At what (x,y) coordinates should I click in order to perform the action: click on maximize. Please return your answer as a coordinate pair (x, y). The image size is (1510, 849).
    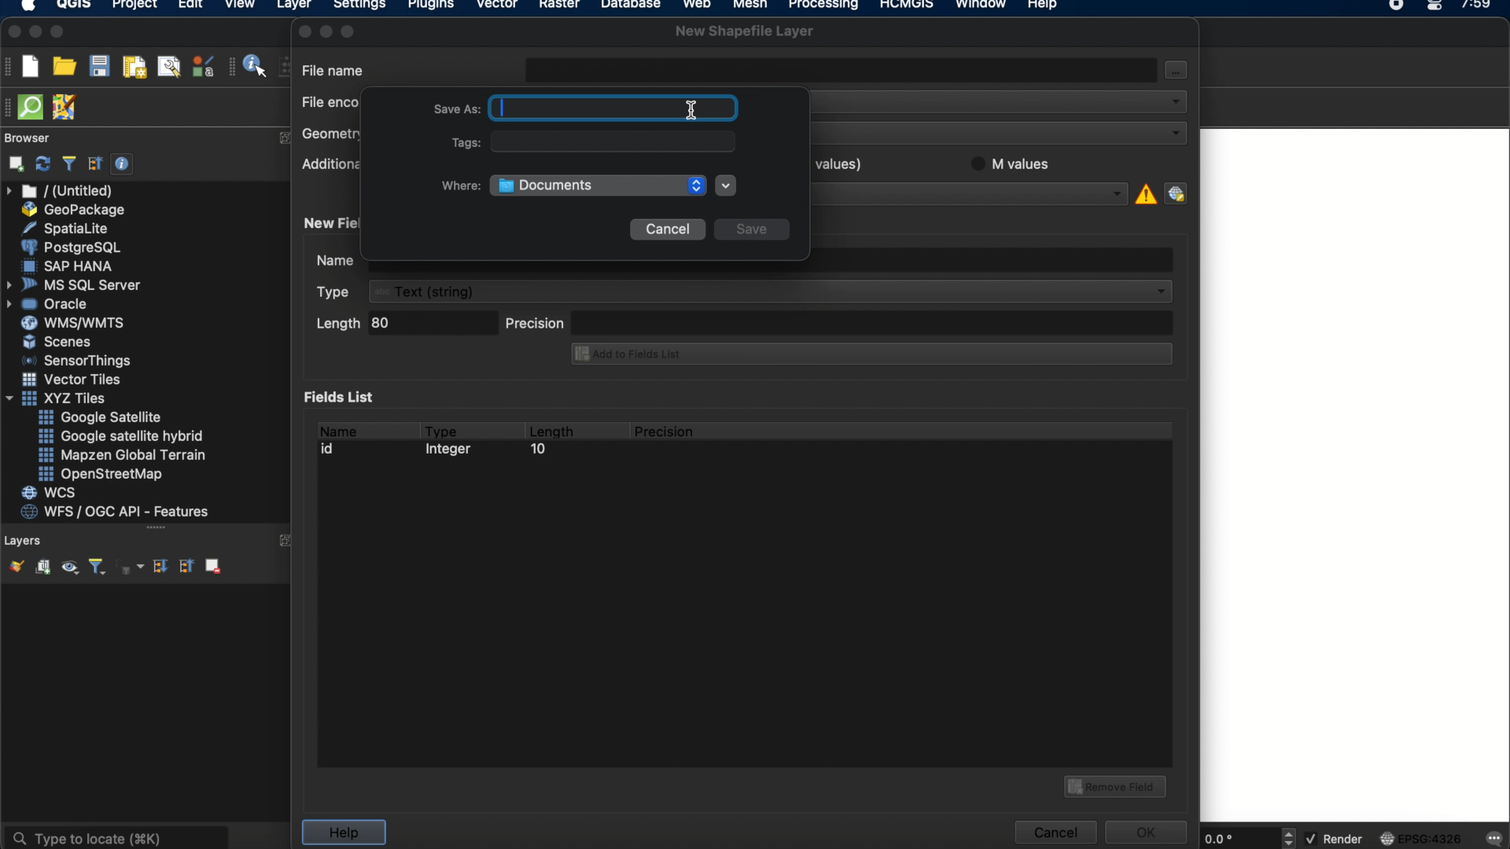
    Looking at the image, I should click on (58, 33).